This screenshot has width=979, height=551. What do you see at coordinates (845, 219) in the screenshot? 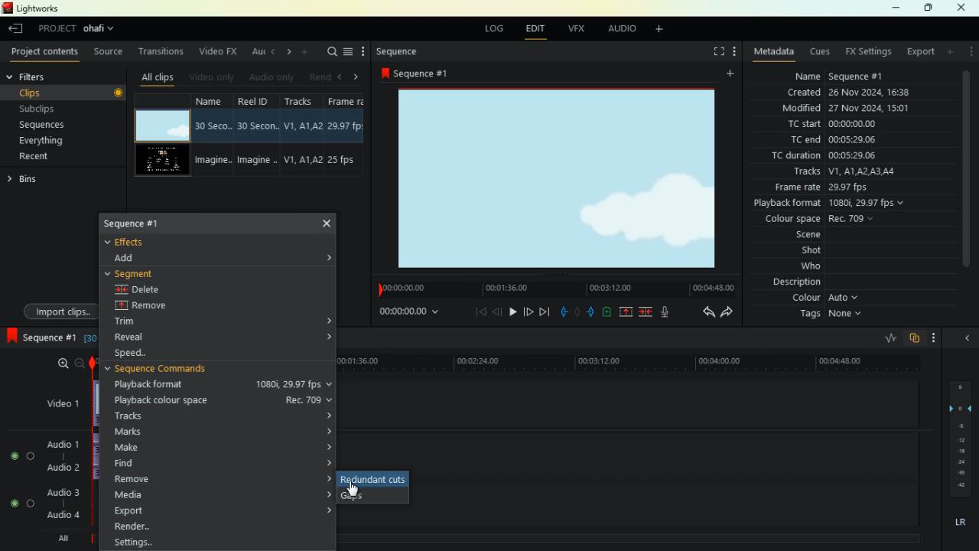
I see `colour space` at bounding box center [845, 219].